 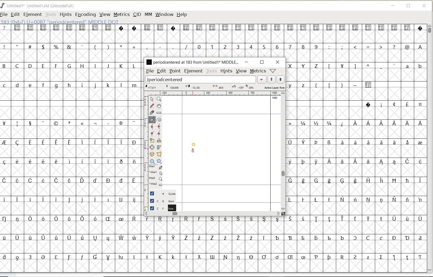 What do you see at coordinates (175, 71) in the screenshot?
I see `point` at bounding box center [175, 71].